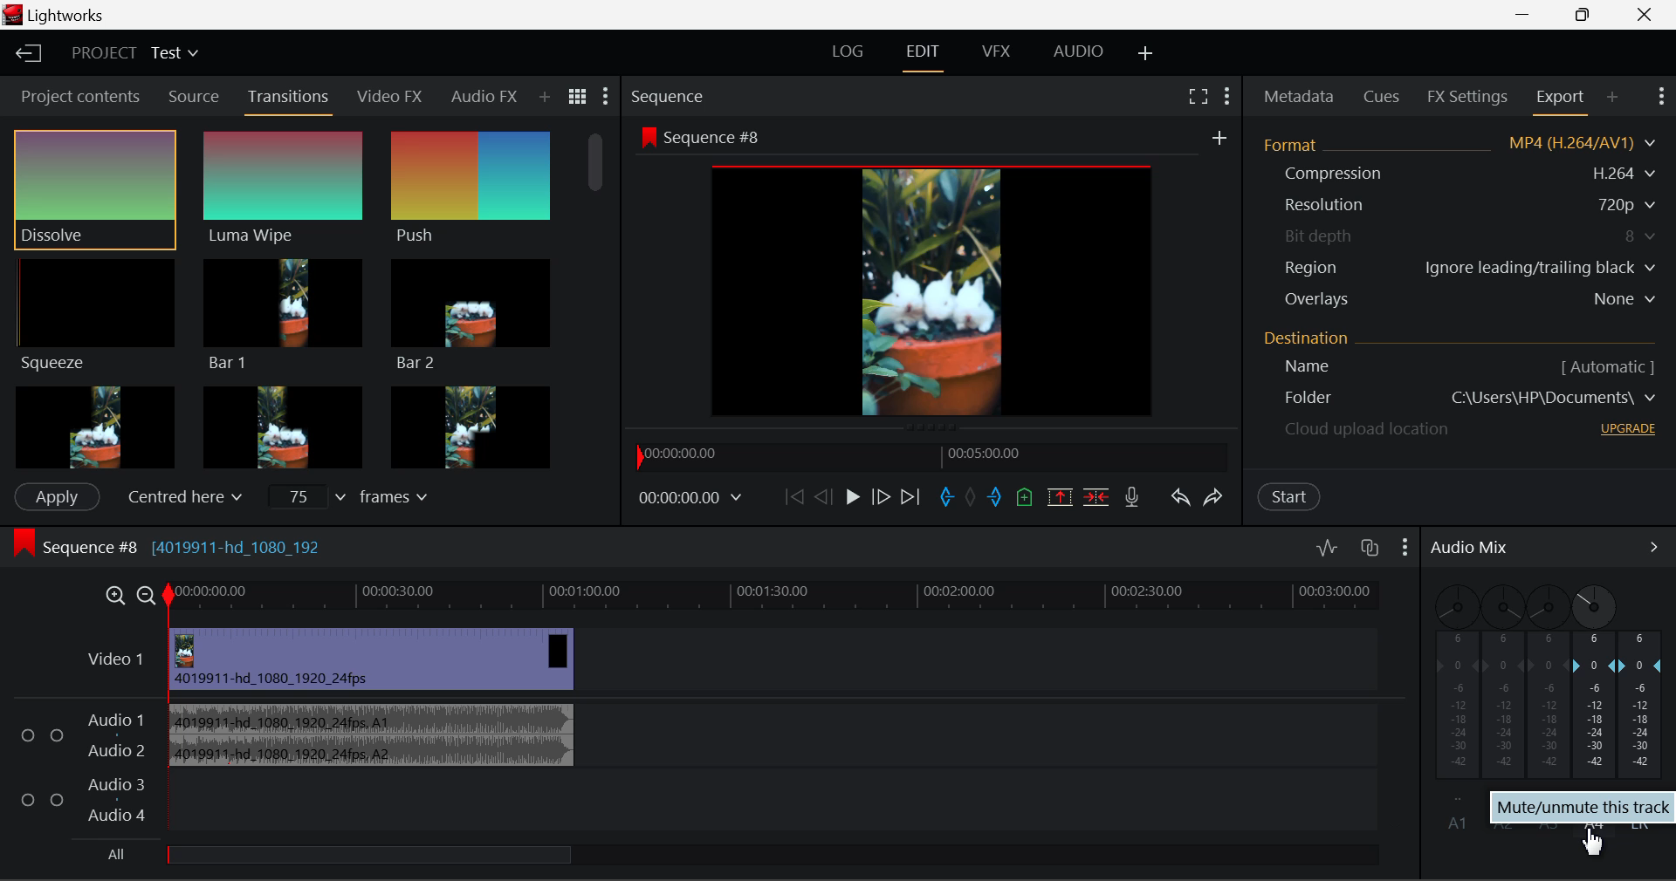  I want to click on Centered here, so click(180, 496).